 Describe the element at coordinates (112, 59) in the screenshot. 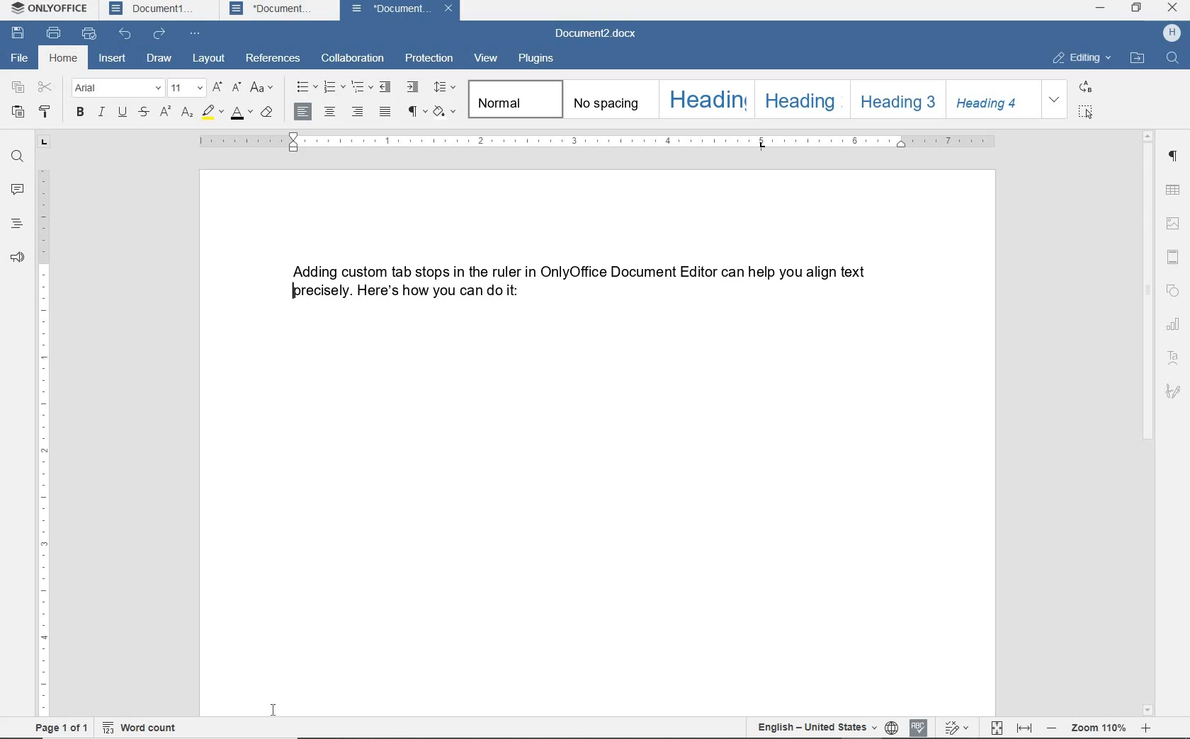

I see `insert` at that location.